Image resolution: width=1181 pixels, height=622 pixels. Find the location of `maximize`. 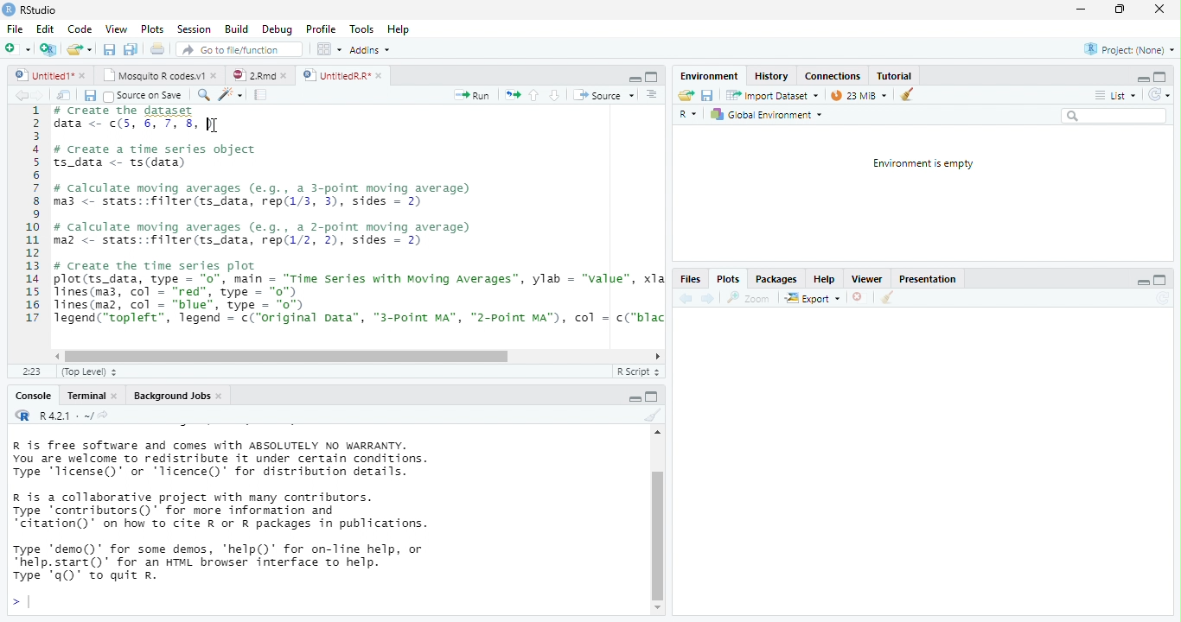

maximize is located at coordinates (1159, 281).